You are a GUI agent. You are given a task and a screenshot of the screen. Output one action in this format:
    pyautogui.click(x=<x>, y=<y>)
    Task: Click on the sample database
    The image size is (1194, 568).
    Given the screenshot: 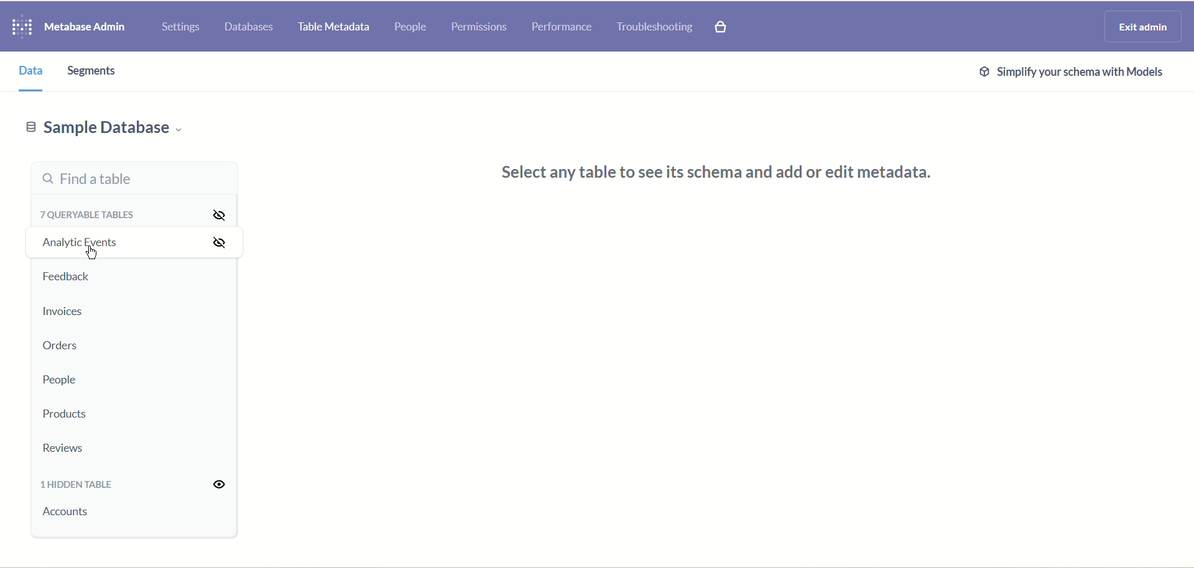 What is the action you would take?
    pyautogui.click(x=103, y=131)
    